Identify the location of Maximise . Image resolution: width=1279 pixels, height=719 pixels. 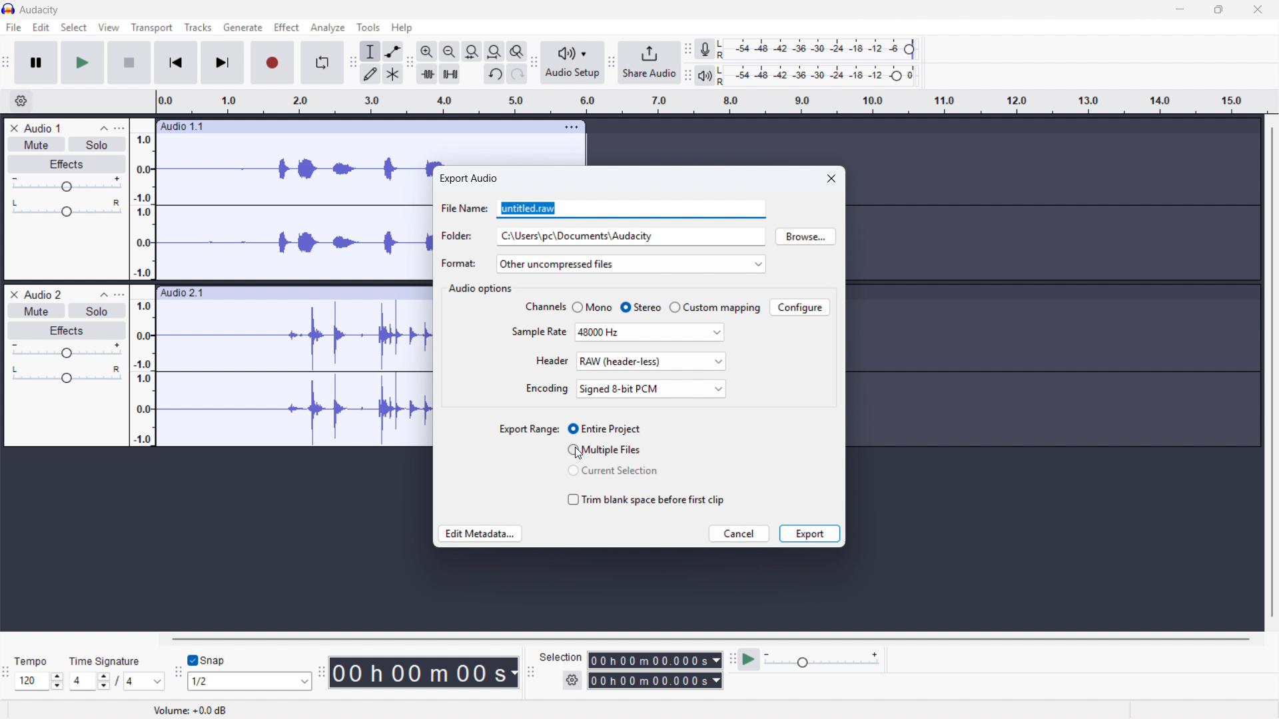
(1217, 10).